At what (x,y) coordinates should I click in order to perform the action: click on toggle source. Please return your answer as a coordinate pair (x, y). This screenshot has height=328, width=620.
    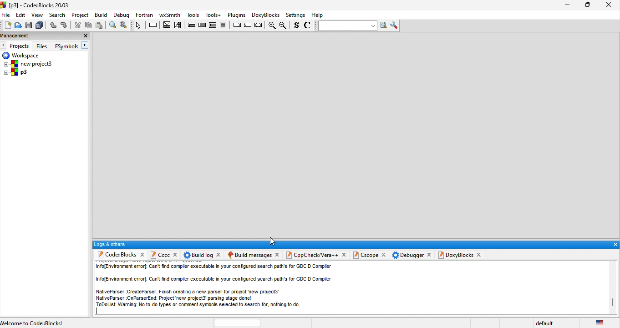
    Looking at the image, I should click on (297, 26).